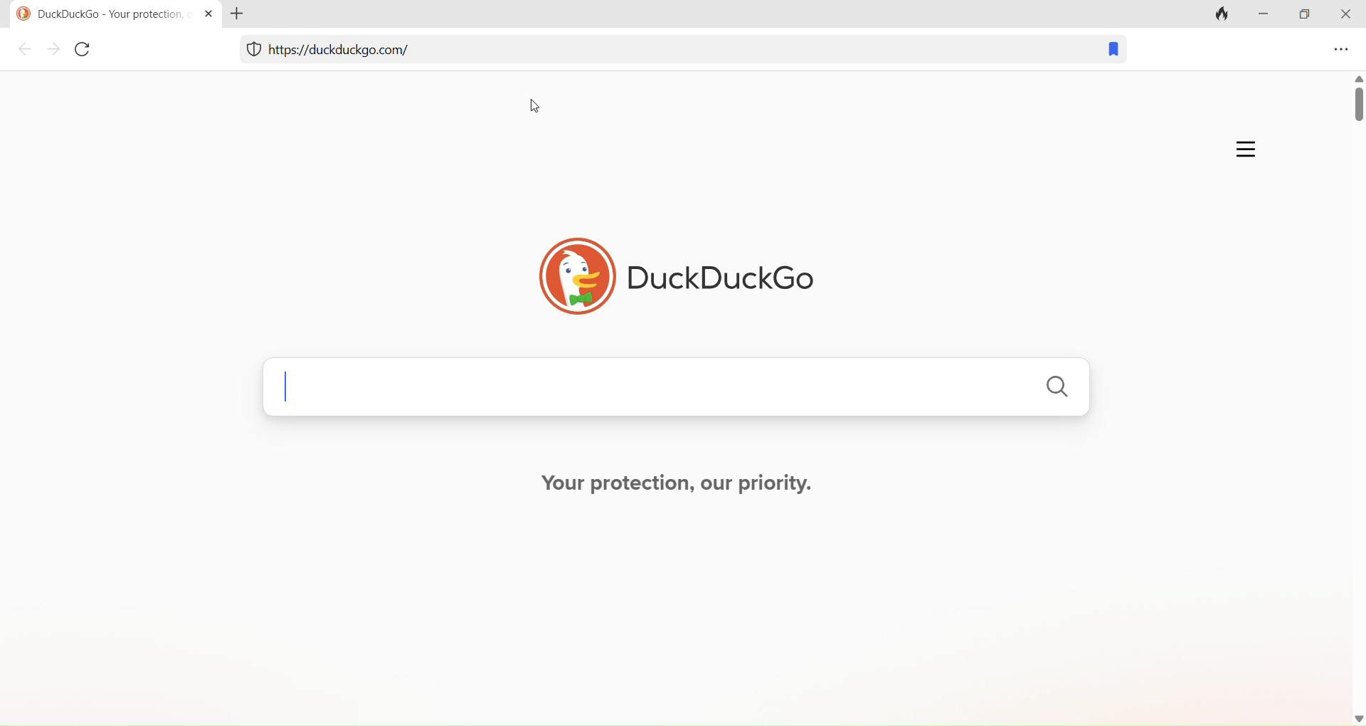 Image resolution: width=1366 pixels, height=726 pixels. What do you see at coordinates (1241, 147) in the screenshot?
I see `more options` at bounding box center [1241, 147].